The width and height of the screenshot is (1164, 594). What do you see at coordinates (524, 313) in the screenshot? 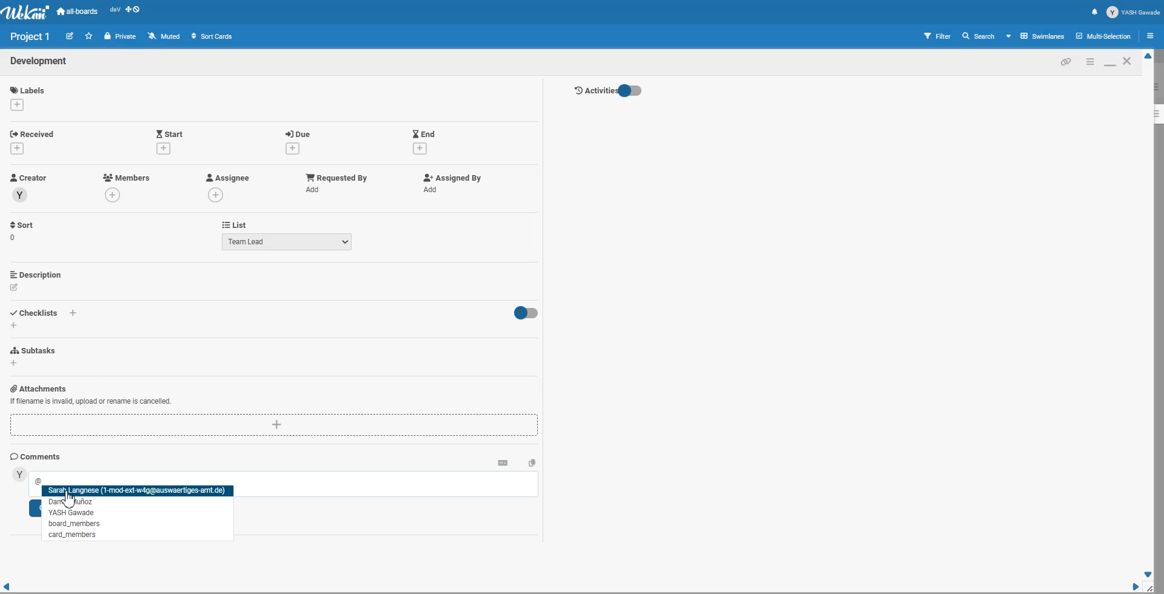
I see `Toggle` at bounding box center [524, 313].